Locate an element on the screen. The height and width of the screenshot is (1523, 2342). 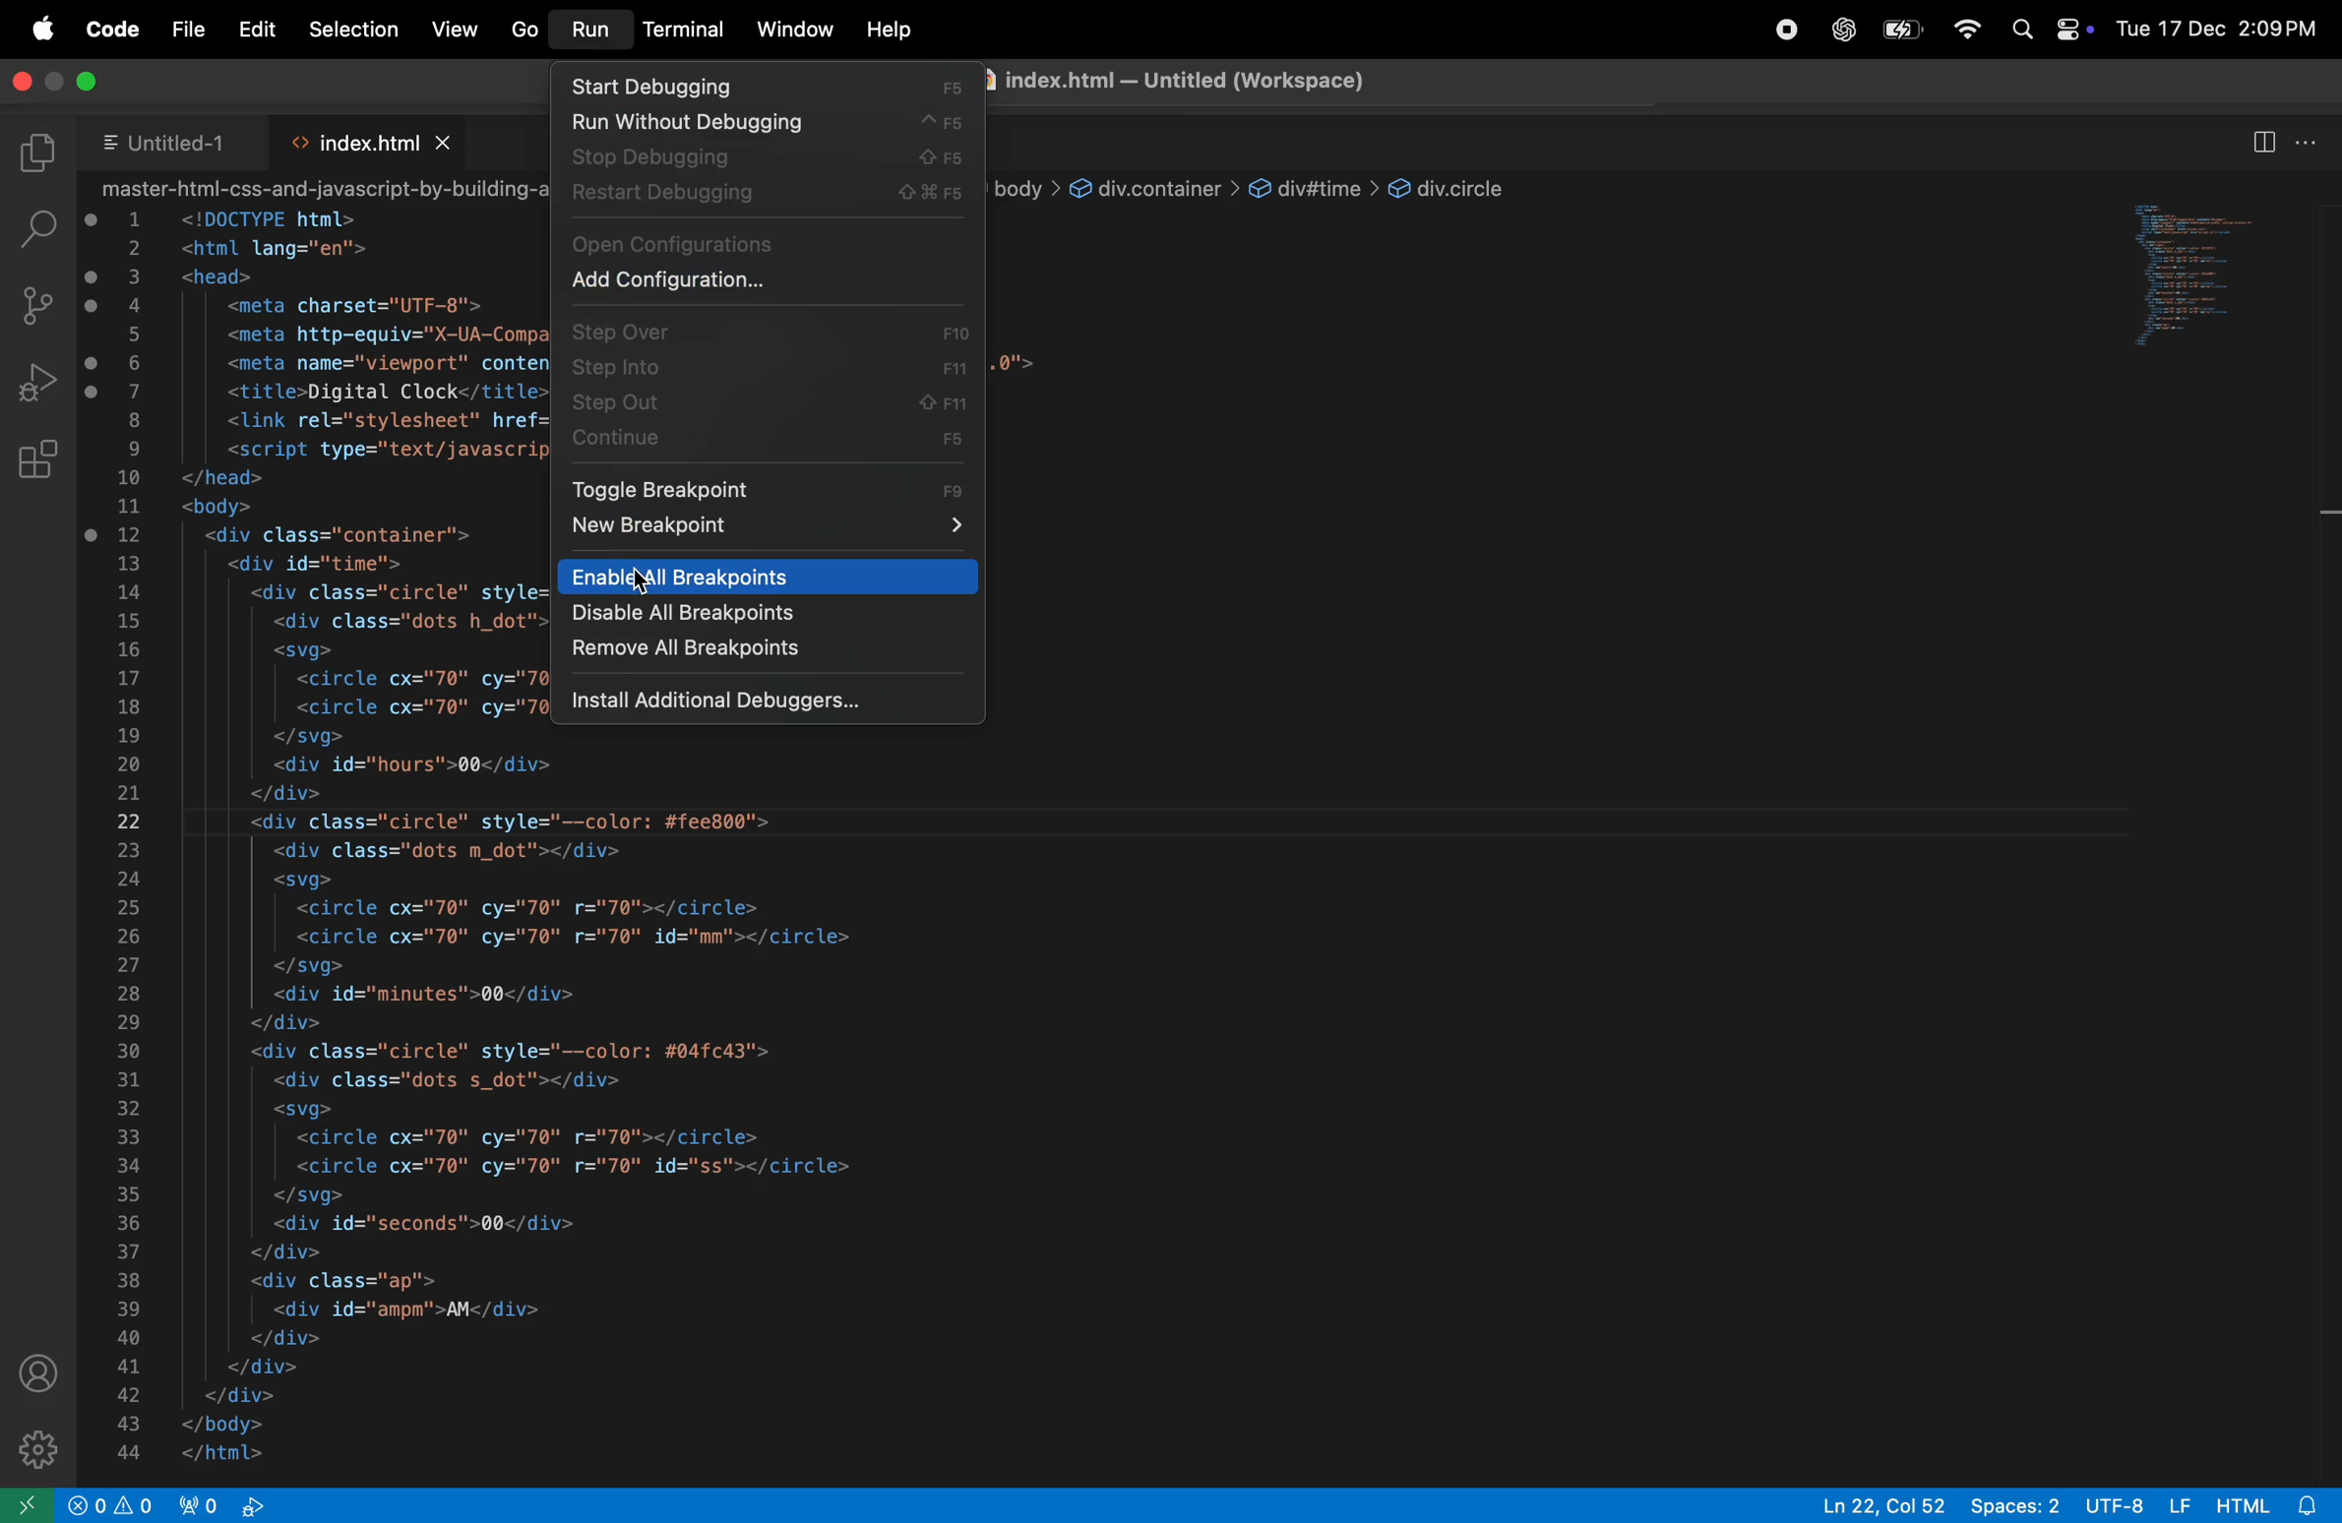
Add configuration is located at coordinates (763, 284).